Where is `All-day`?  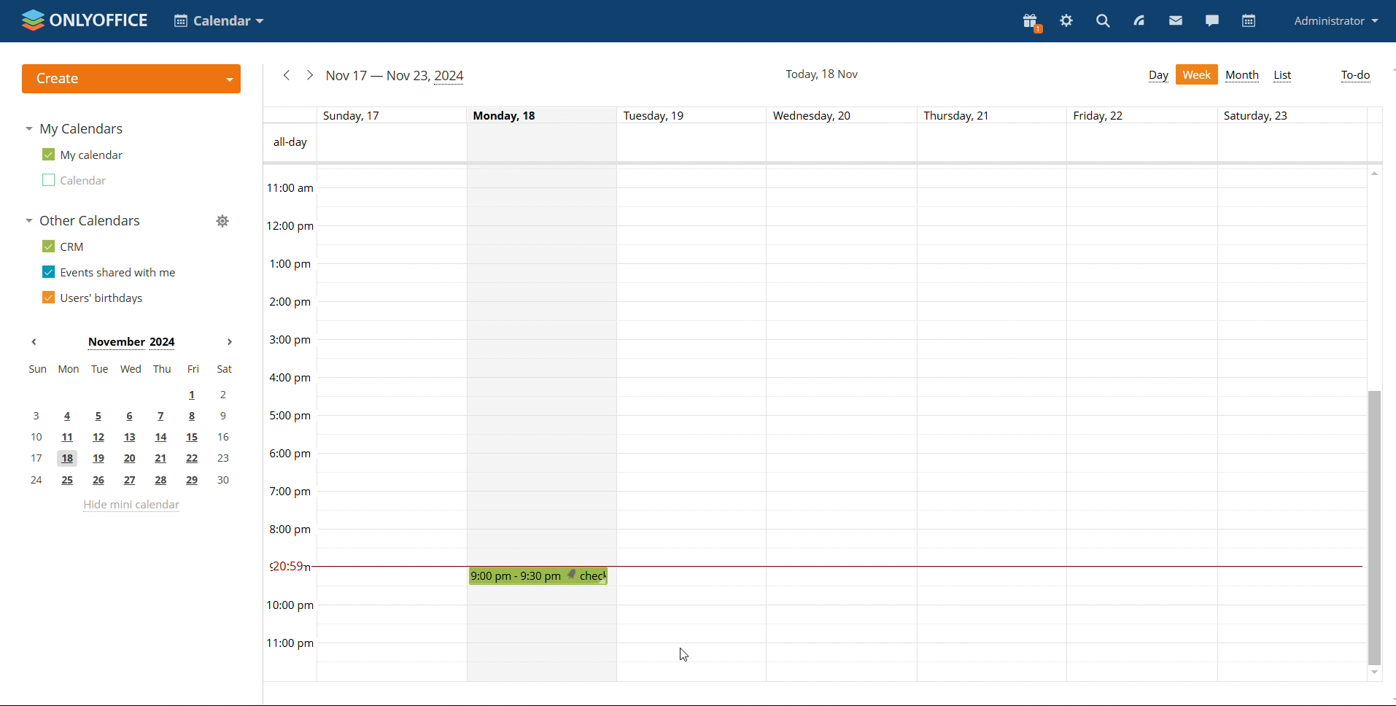
All-day is located at coordinates (289, 143).